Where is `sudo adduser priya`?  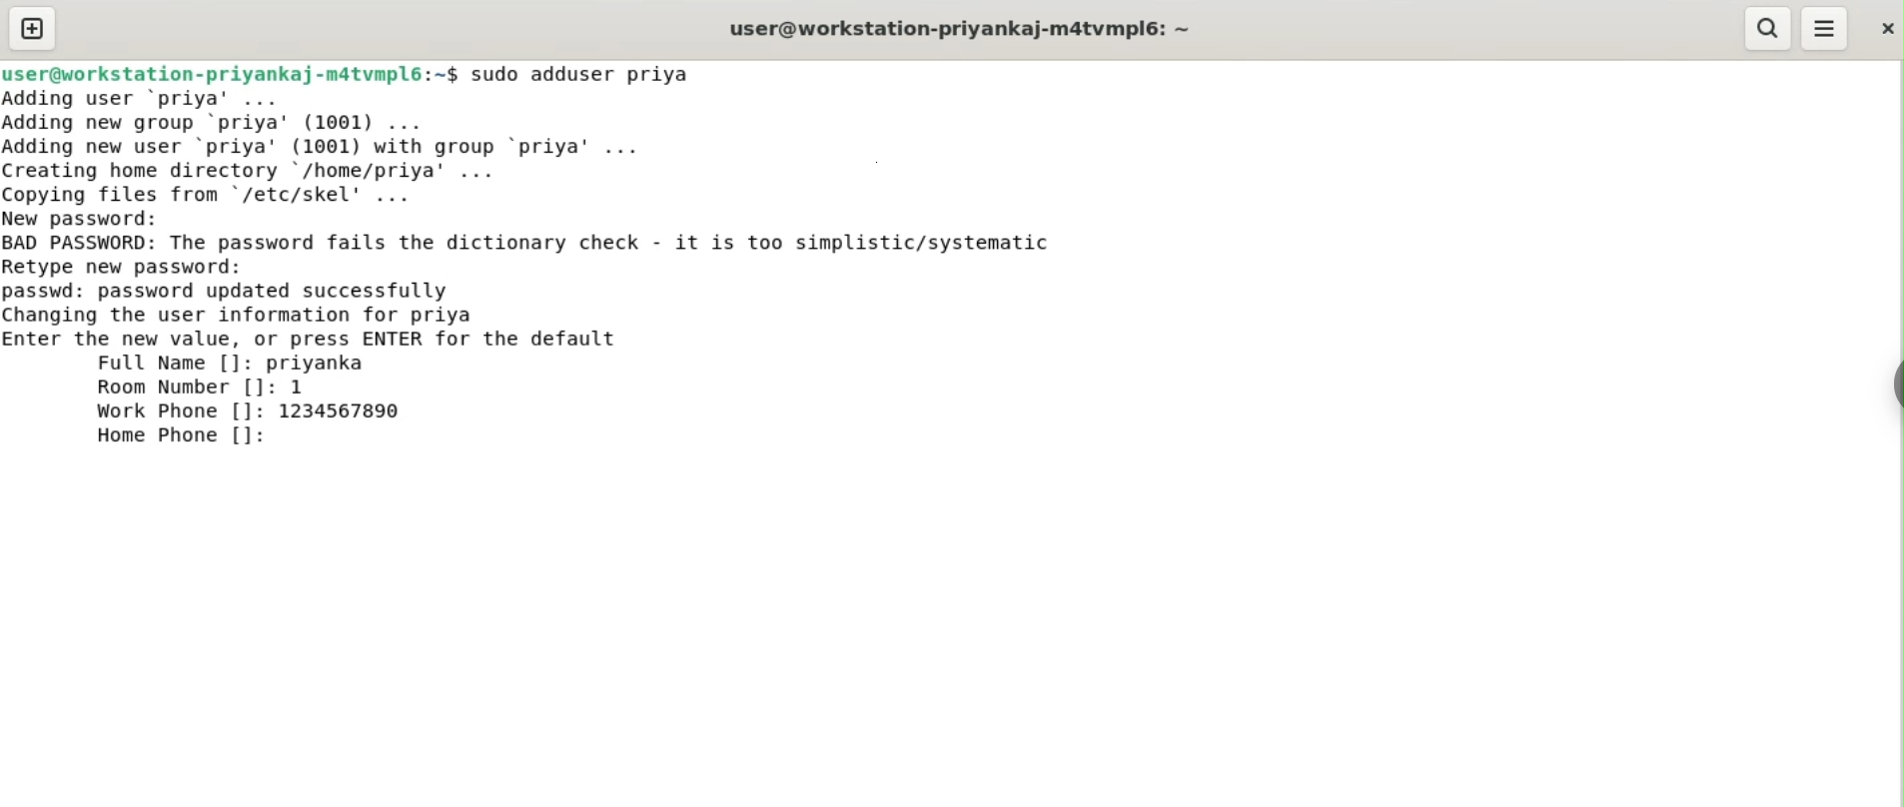 sudo adduser priya is located at coordinates (583, 74).